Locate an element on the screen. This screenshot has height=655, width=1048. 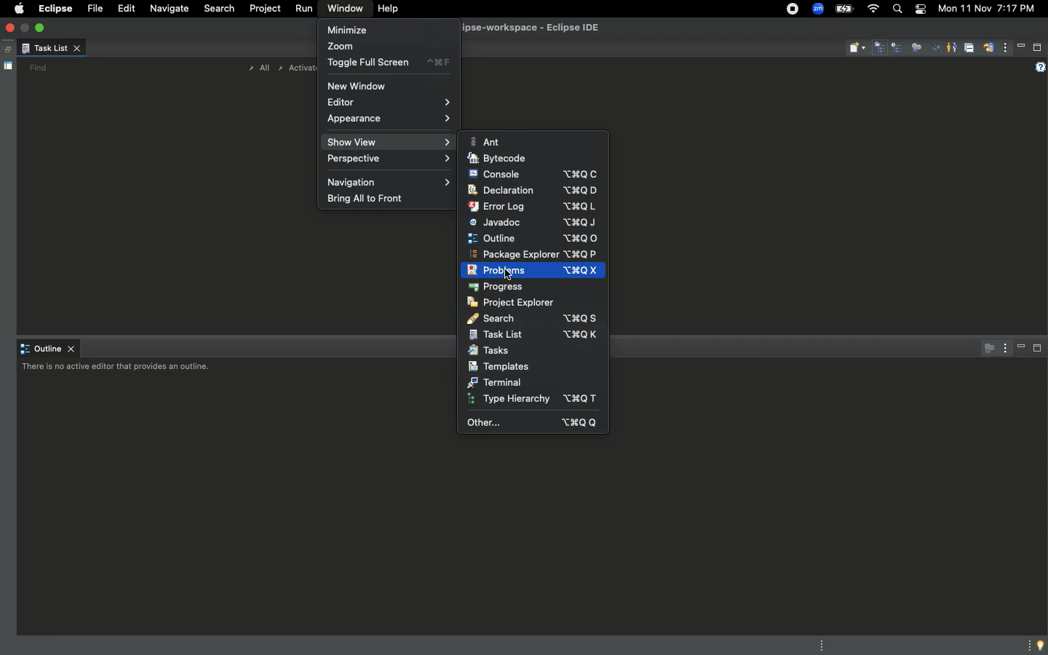
Project is located at coordinates (263, 11).